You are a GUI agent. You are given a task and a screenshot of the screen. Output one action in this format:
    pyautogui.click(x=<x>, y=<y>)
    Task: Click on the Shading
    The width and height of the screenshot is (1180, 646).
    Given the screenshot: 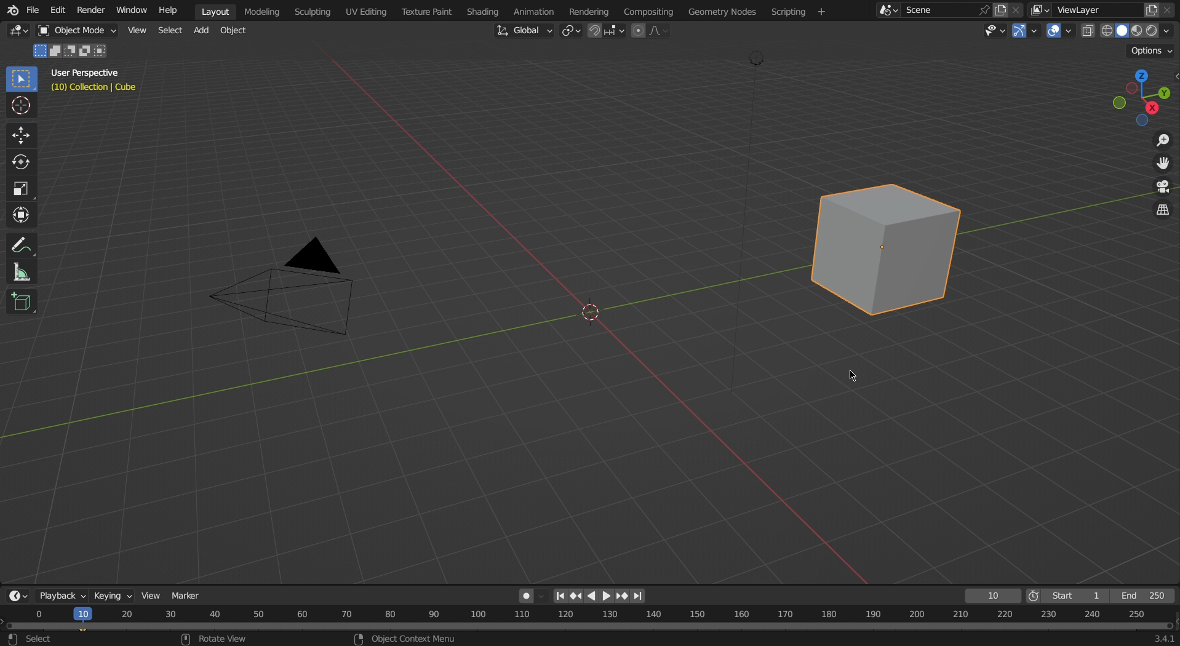 What is the action you would take?
    pyautogui.click(x=489, y=10)
    